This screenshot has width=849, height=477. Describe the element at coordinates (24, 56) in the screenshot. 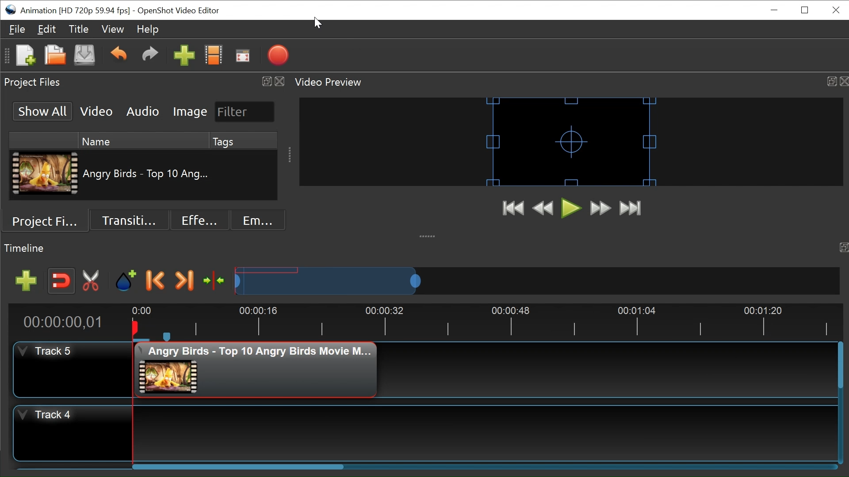

I see `New Project` at that location.